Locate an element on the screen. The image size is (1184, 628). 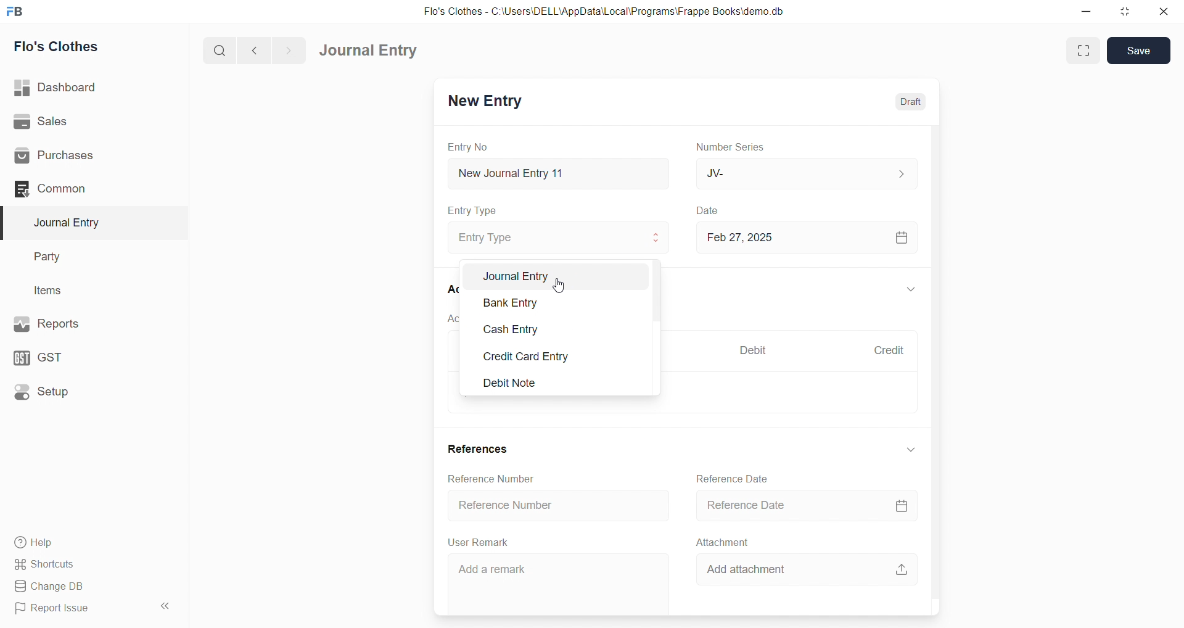
Draft is located at coordinates (911, 101).